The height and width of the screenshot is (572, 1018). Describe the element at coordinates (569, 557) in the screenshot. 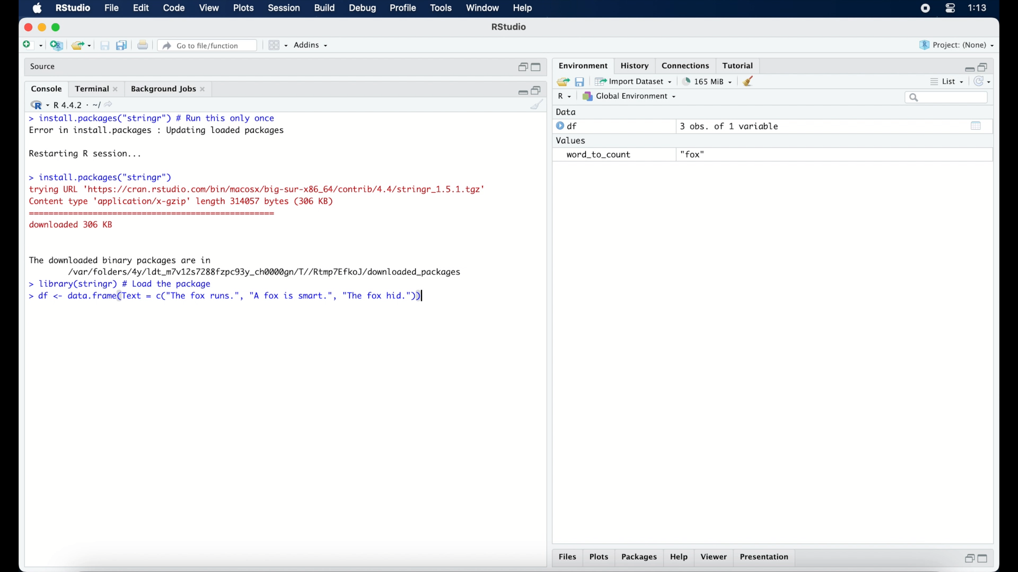

I see `files` at that location.